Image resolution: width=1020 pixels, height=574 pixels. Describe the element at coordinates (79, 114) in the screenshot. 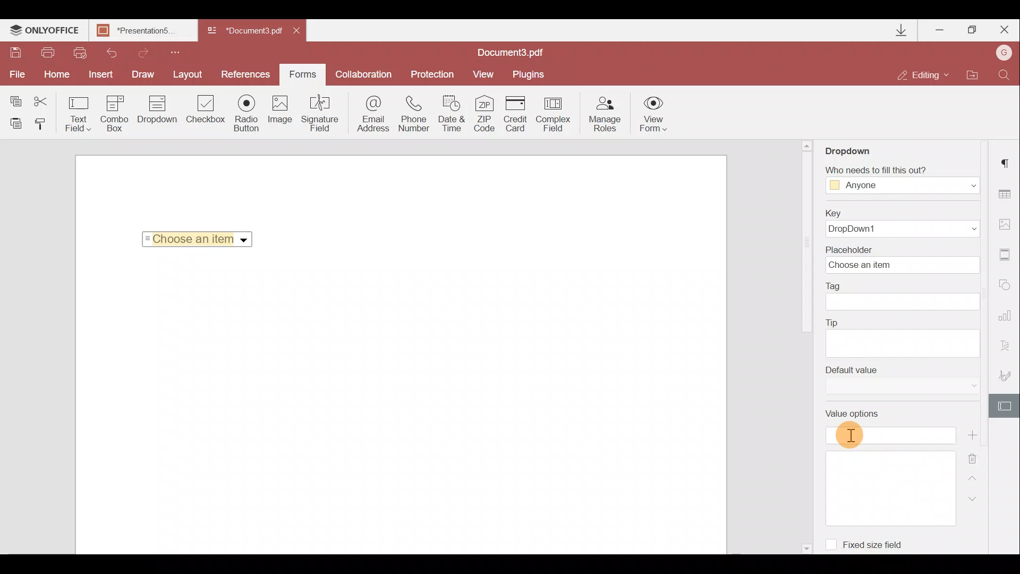

I see `Text field` at that location.